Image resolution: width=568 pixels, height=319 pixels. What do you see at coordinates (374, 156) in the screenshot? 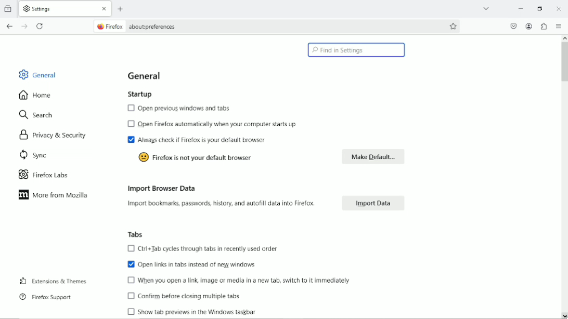
I see `Make default` at bounding box center [374, 156].